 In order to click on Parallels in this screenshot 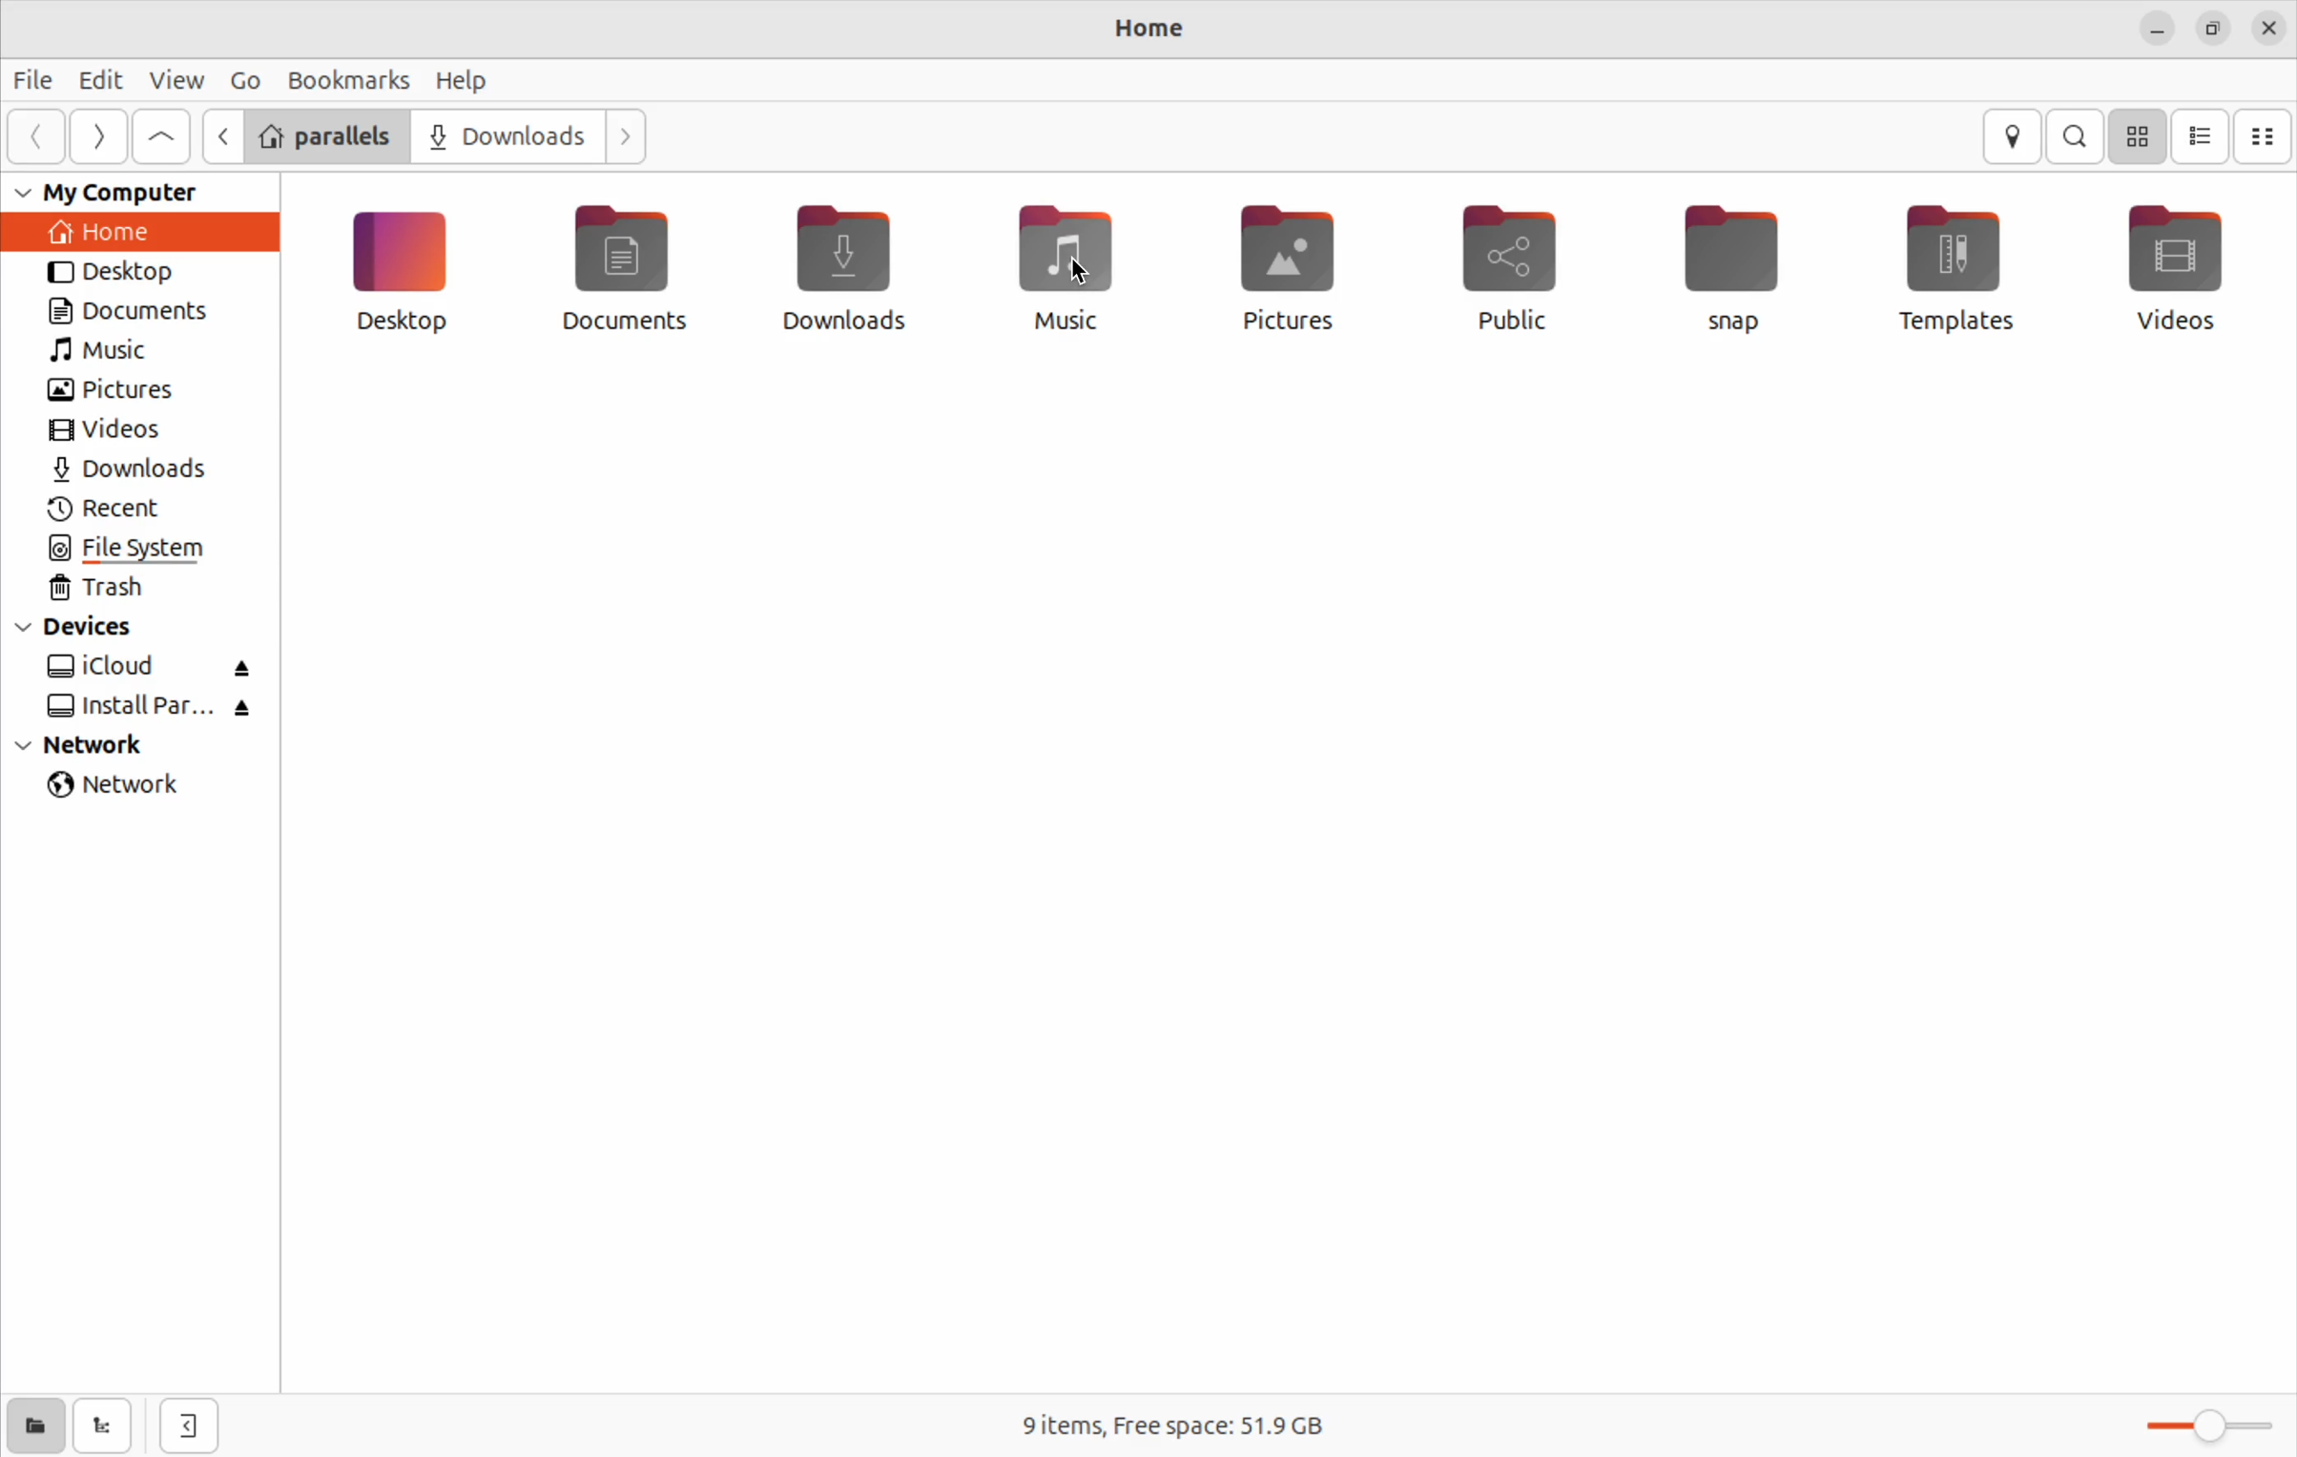, I will do `click(322, 136)`.